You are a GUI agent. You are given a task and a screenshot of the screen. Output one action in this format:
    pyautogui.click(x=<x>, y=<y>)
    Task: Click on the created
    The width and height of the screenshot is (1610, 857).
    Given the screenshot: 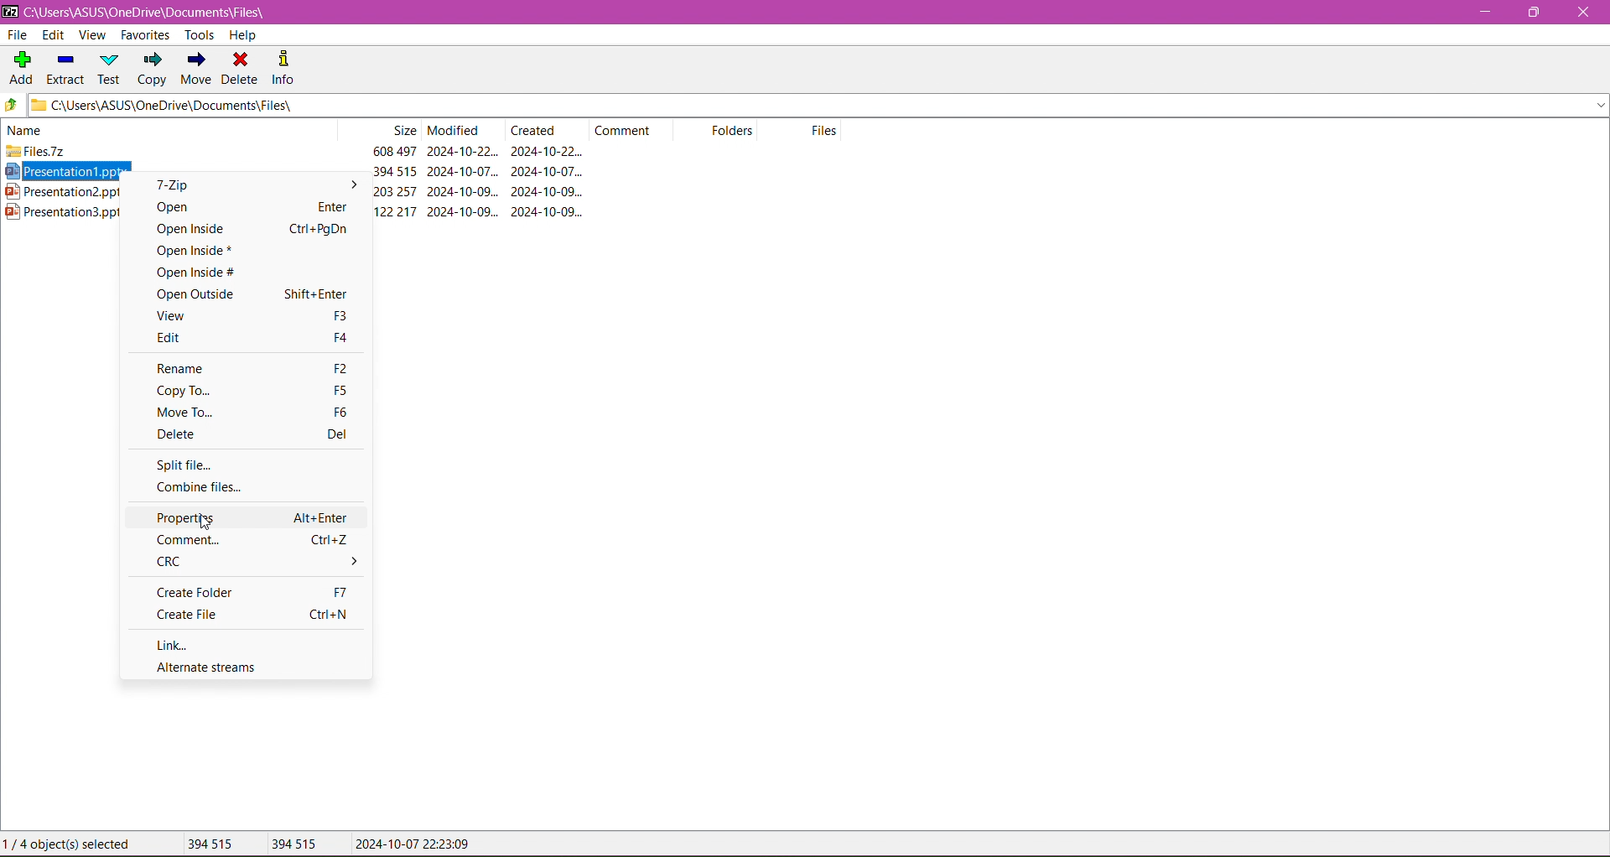 What is the action you would take?
    pyautogui.click(x=533, y=130)
    